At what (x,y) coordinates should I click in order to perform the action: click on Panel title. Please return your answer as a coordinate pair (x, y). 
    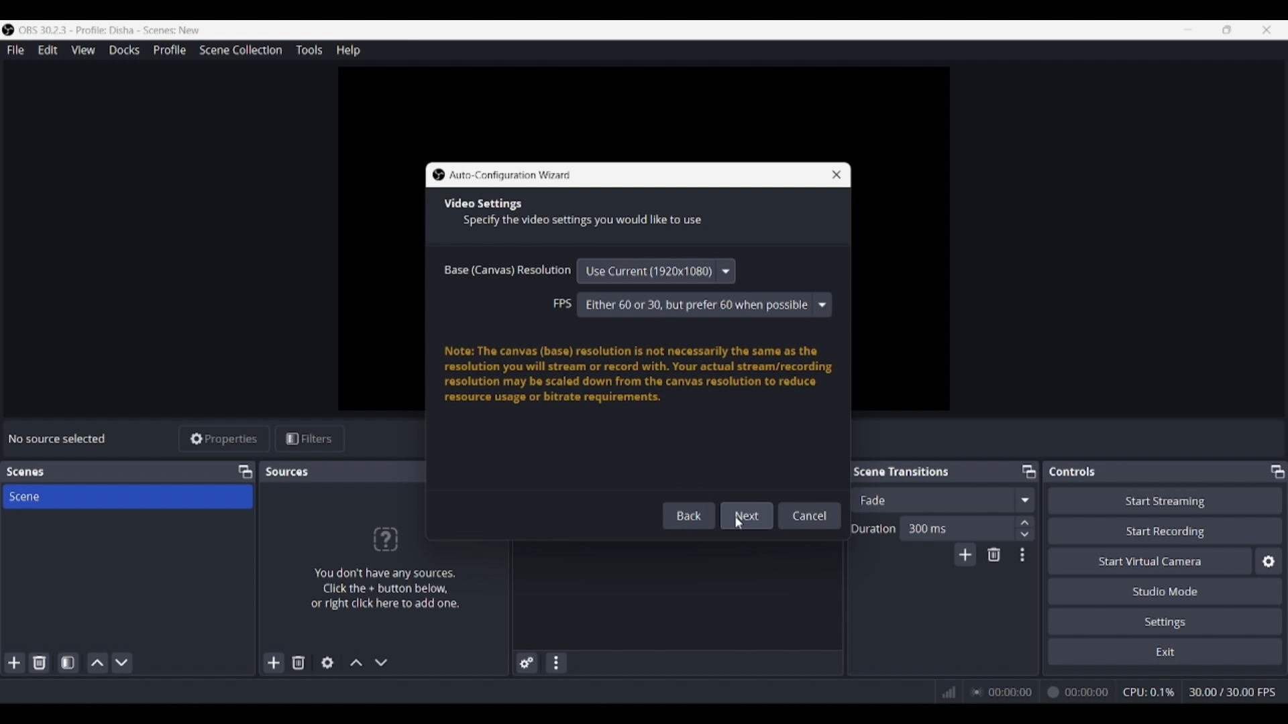
    Looking at the image, I should click on (288, 471).